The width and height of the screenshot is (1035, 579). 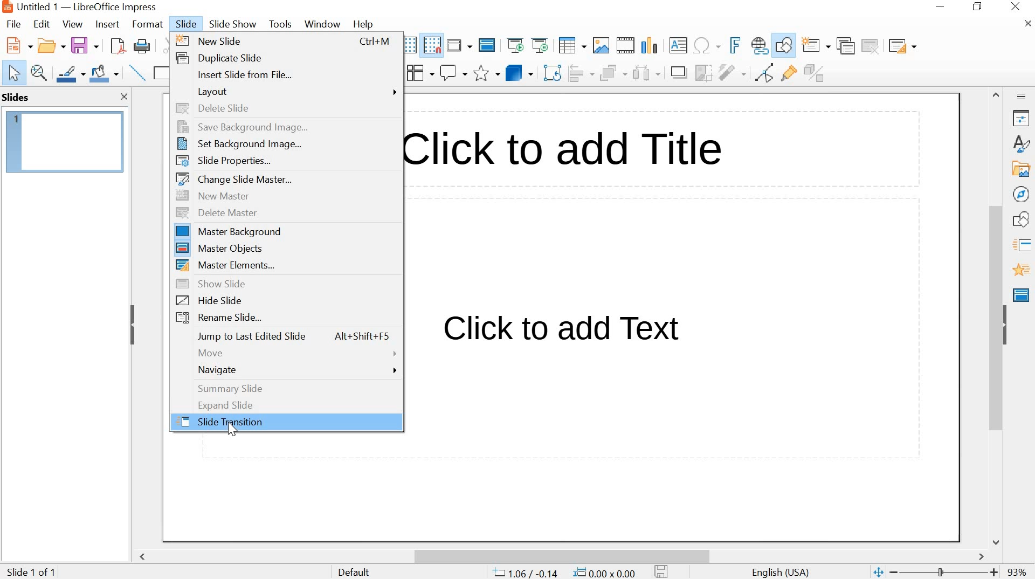 What do you see at coordinates (602, 46) in the screenshot?
I see `Insert Image` at bounding box center [602, 46].